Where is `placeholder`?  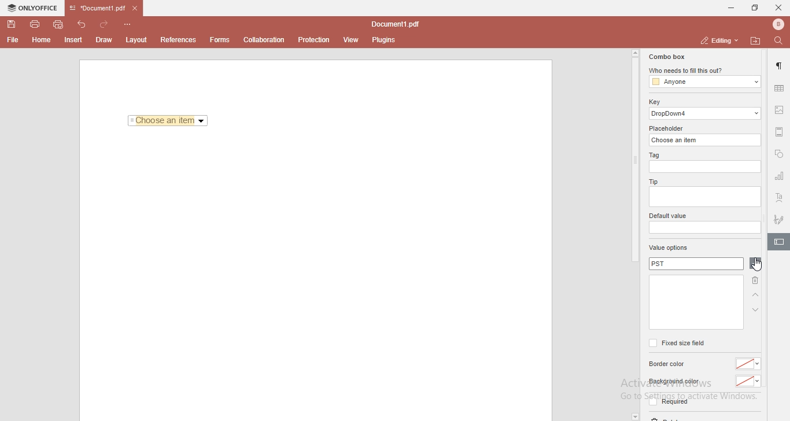
placeholder is located at coordinates (668, 128).